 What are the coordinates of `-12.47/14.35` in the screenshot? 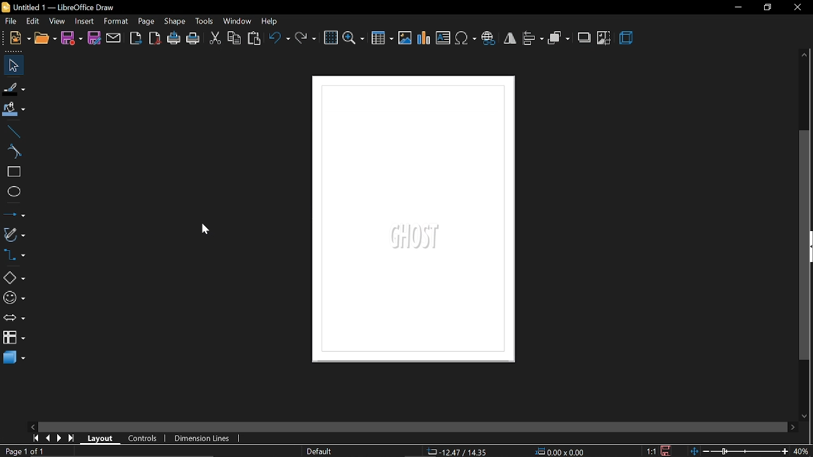 It's located at (459, 452).